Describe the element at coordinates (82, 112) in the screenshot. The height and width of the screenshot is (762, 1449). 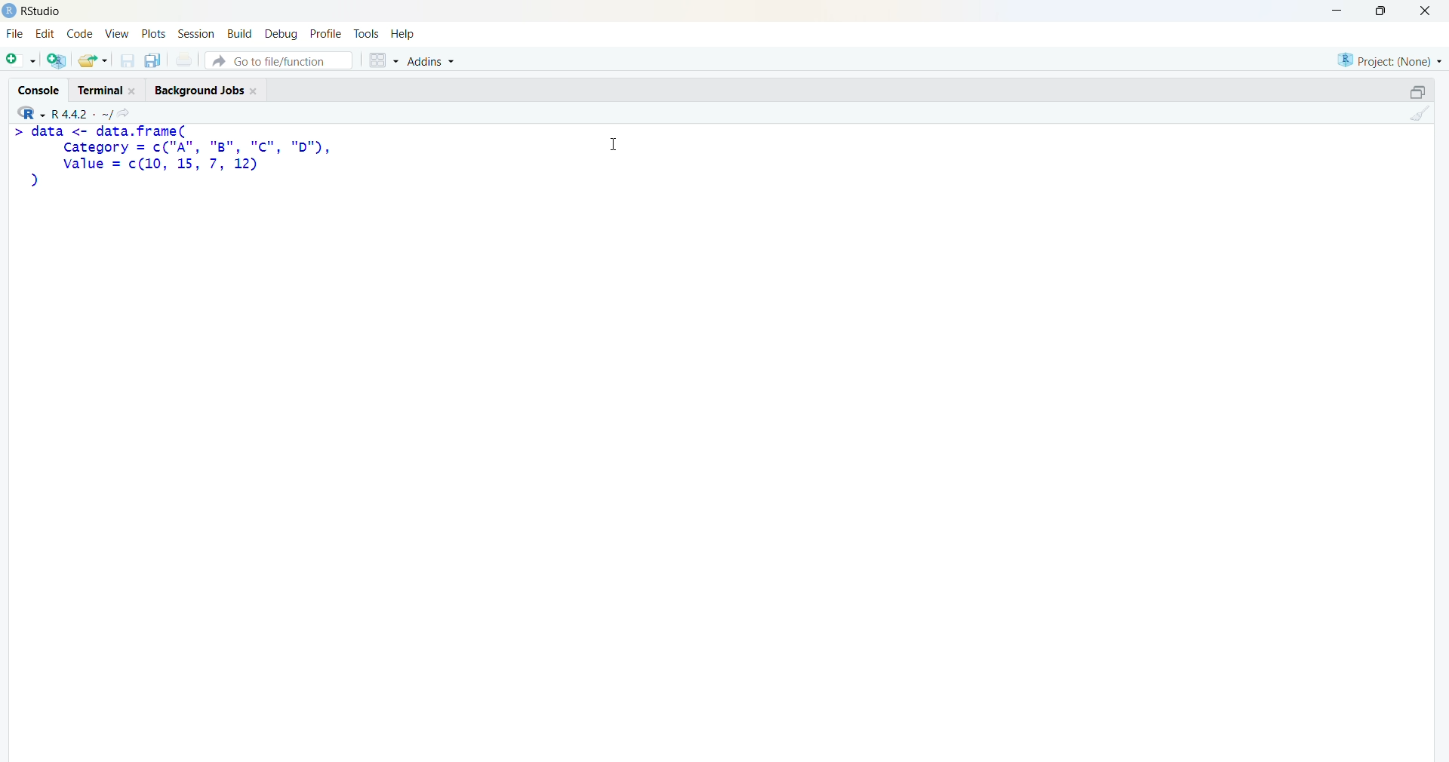
I see ` R language version - R 4.4.2` at that location.